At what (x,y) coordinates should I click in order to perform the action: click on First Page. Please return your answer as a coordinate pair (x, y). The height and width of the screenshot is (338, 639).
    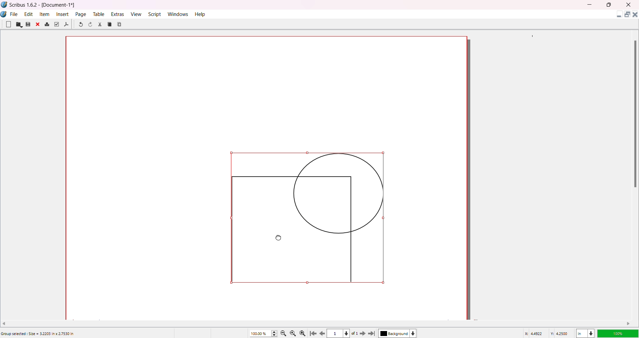
    Looking at the image, I should click on (314, 332).